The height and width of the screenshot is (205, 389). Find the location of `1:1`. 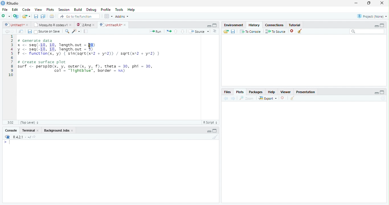

1:1 is located at coordinates (11, 122).